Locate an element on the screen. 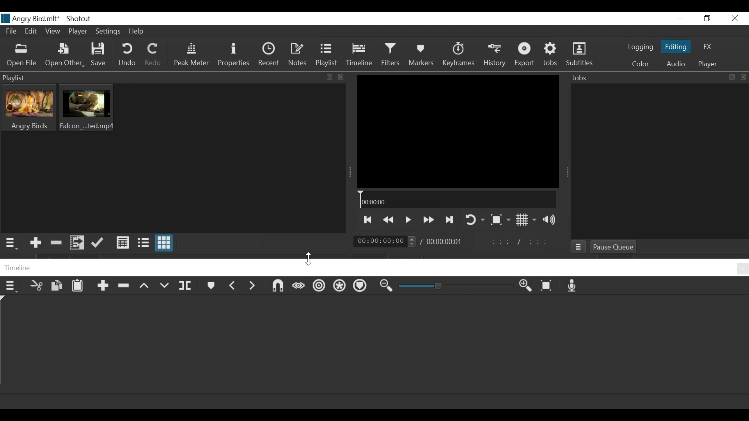 The width and height of the screenshot is (749, 421). File name is located at coordinates (30, 19).